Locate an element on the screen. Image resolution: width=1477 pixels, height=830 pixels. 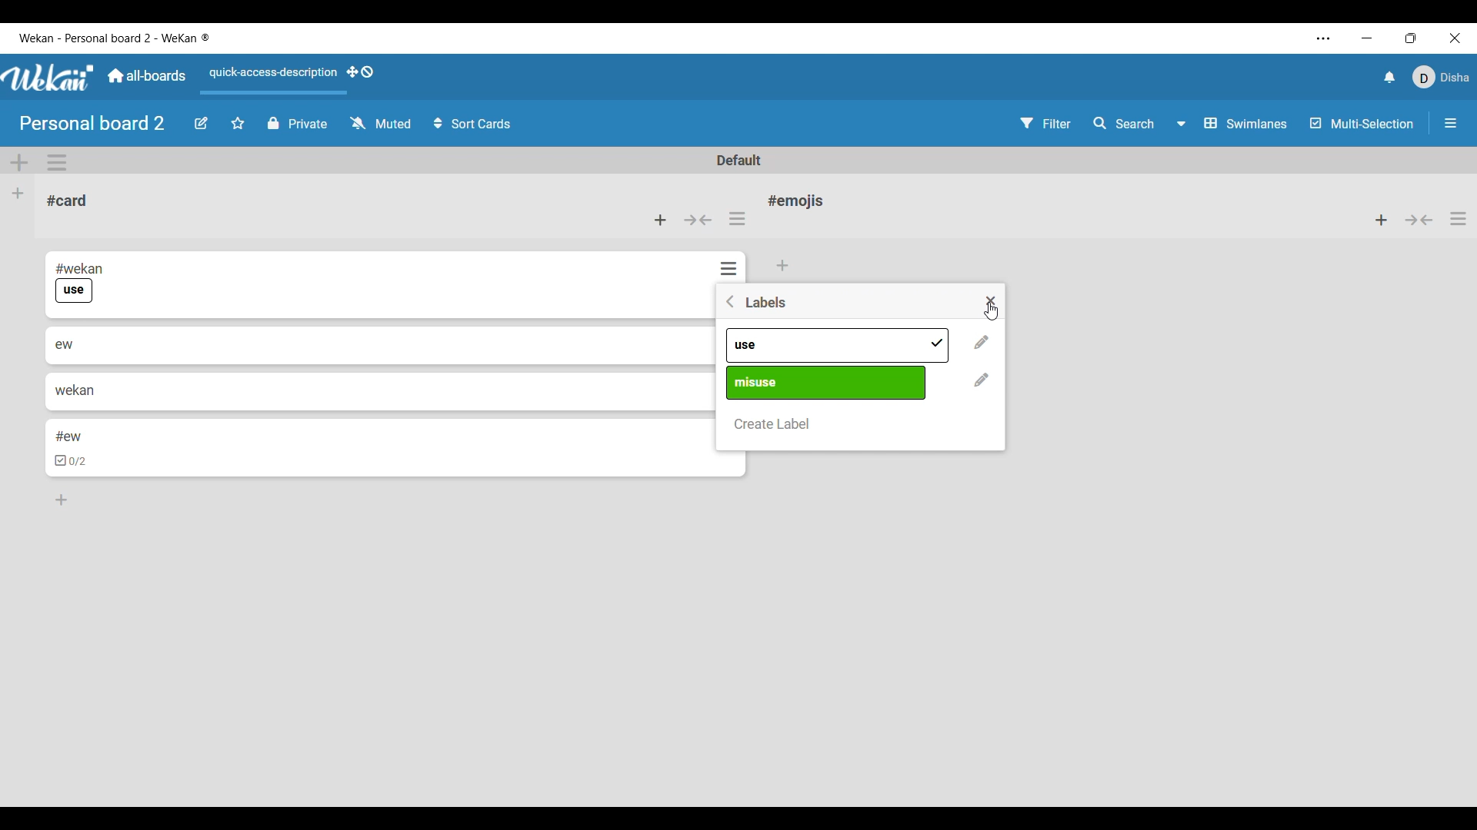
Minimize is located at coordinates (1366, 38).